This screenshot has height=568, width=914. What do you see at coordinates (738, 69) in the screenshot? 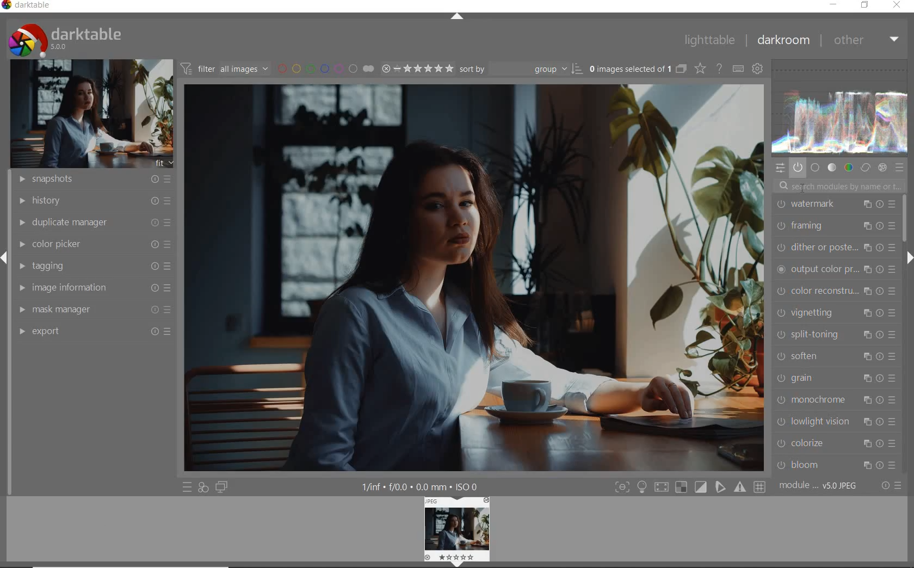
I see `define keyboard shortcuts` at bounding box center [738, 69].